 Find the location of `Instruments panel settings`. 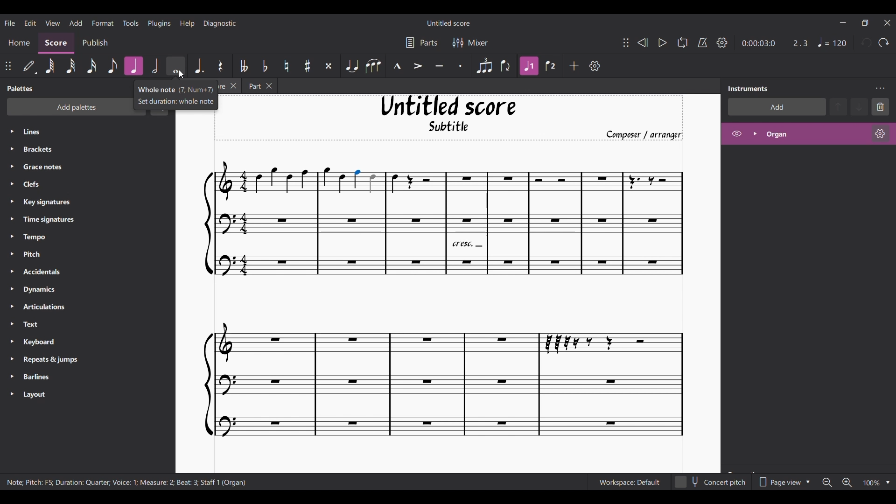

Instruments panel settings is located at coordinates (880, 89).